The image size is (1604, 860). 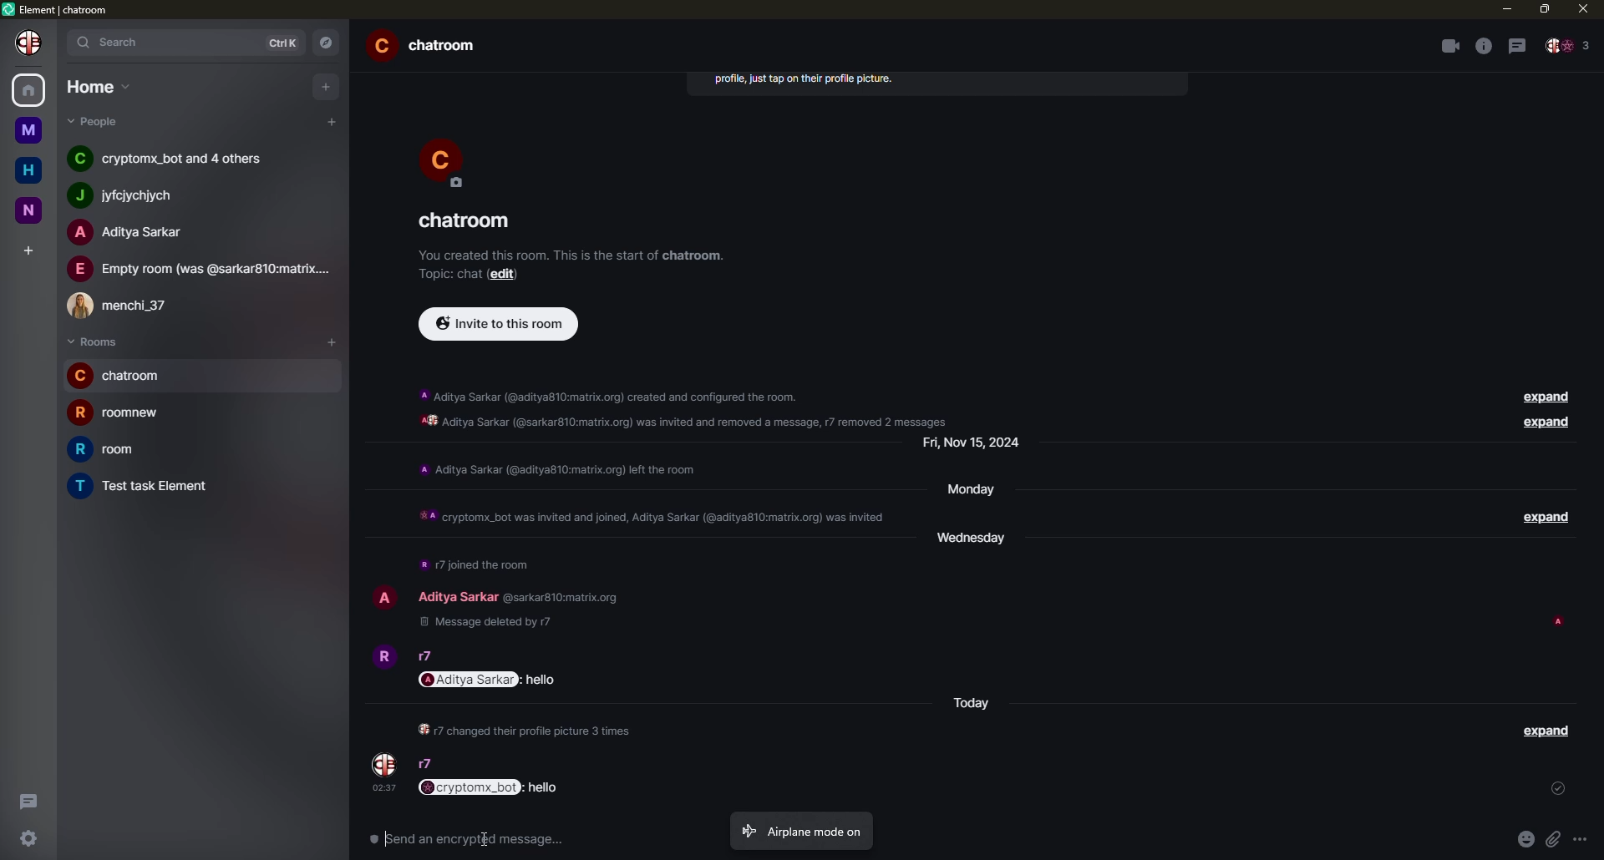 What do you see at coordinates (426, 657) in the screenshot?
I see `people` at bounding box center [426, 657].